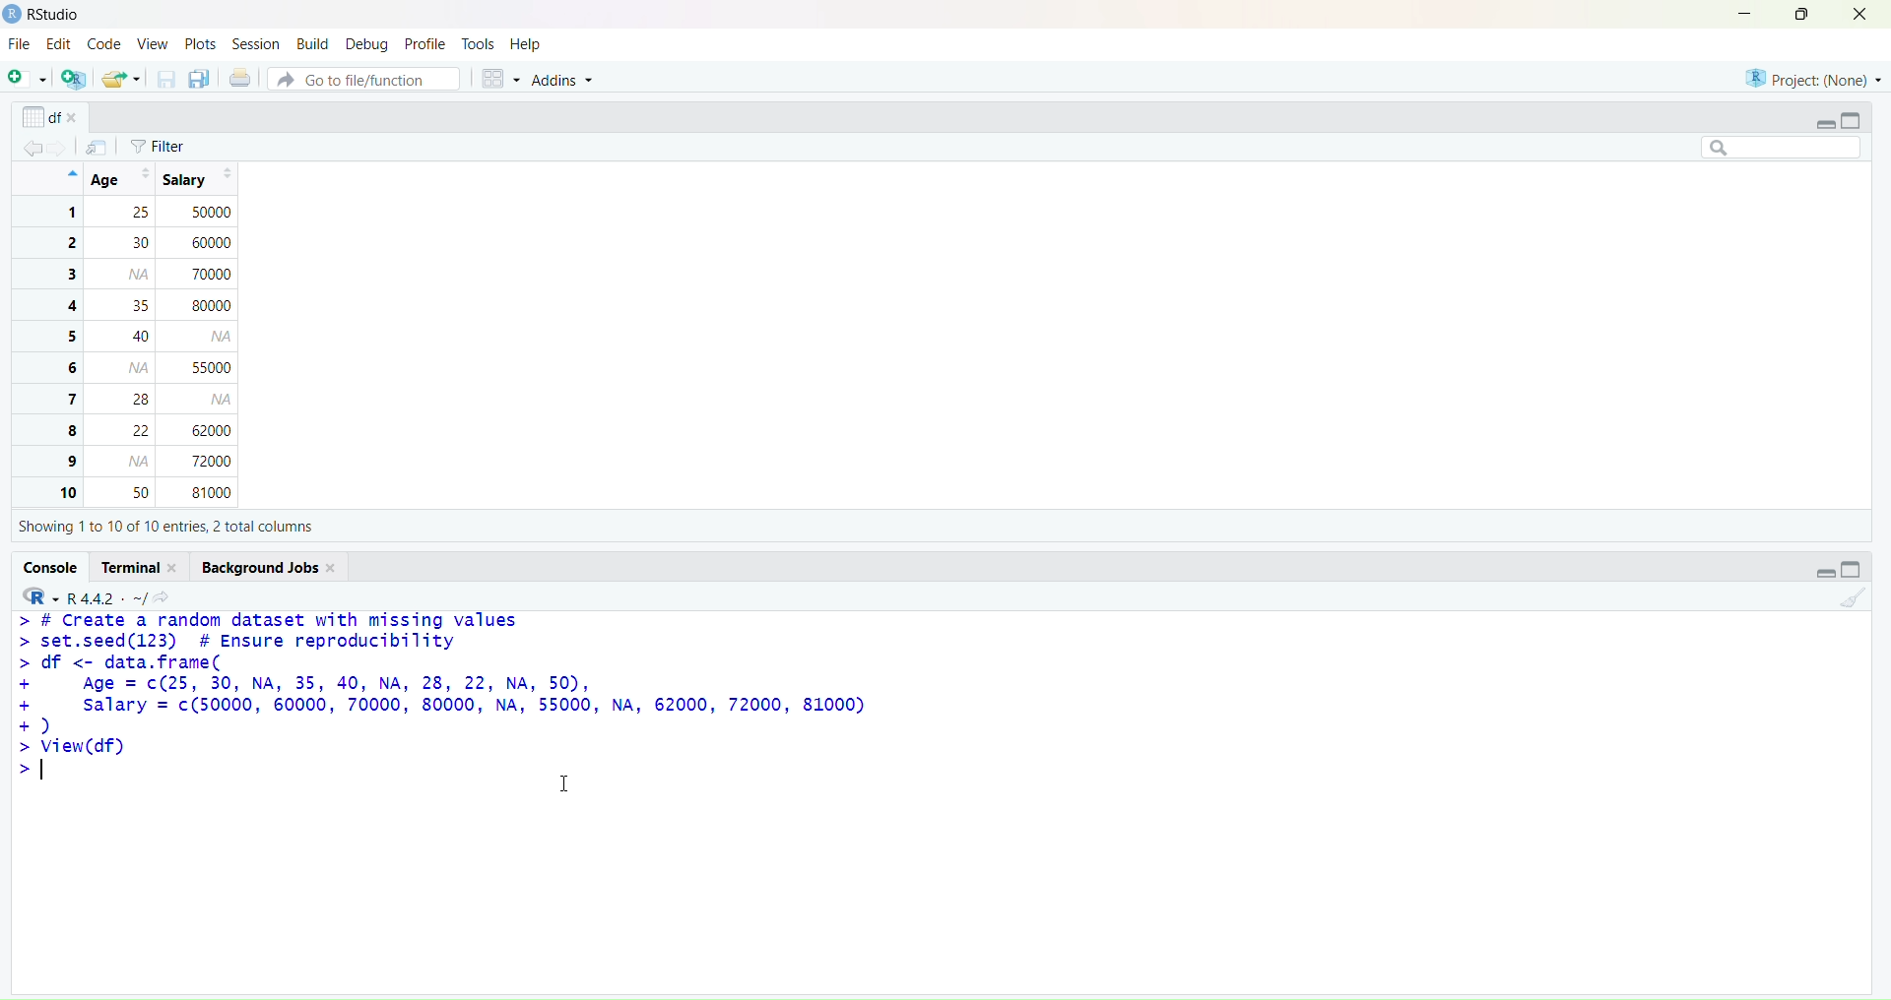 The image size is (1891, 1000). What do you see at coordinates (490, 697) in the screenshot?
I see `> # Create a random dataset with missing values> set.seed(123) # Ensure reproducibility> df <- data.frame(+ Age = c(25, 30, NA, 35, 40, NA, 28, 22, NA, 50),+ salary = c(50000, 60000, 70000, 80000, NA, 55000, NA, 62000, 72000, 81000)+)> view(df)` at bounding box center [490, 697].